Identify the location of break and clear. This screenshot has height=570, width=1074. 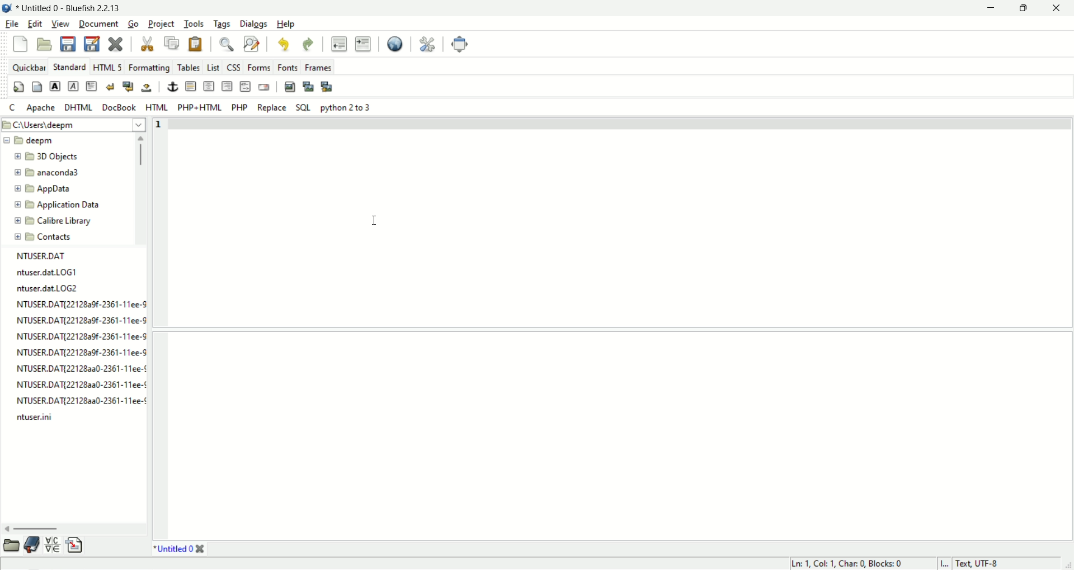
(129, 87).